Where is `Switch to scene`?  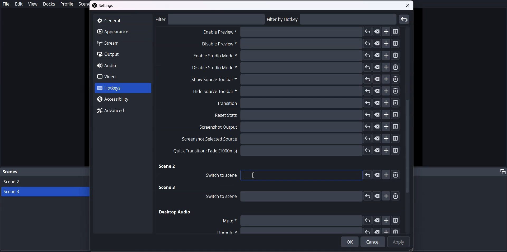 Switch to scene is located at coordinates (299, 196).